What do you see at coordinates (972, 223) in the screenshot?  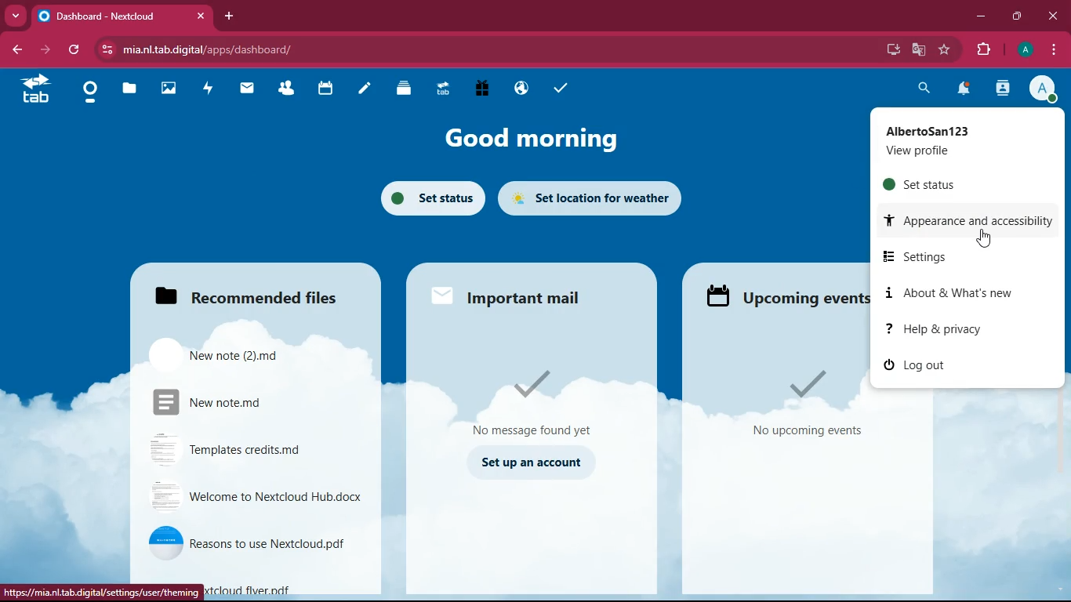 I see `appearance` at bounding box center [972, 223].